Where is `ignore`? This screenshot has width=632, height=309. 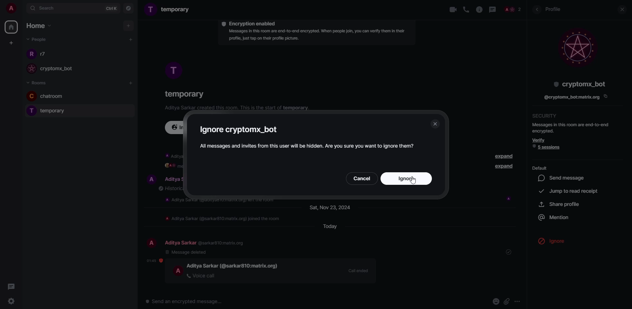
ignore is located at coordinates (408, 178).